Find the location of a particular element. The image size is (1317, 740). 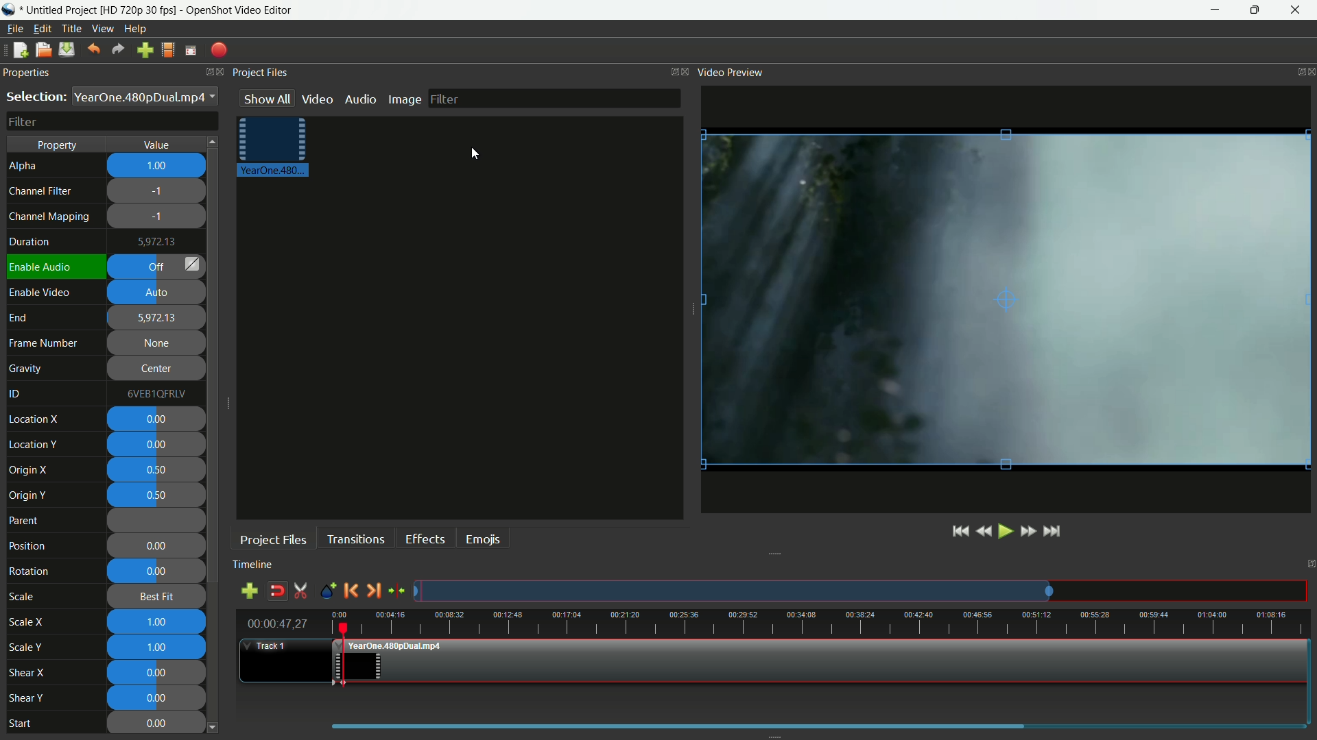

project file is located at coordinates (272, 148).